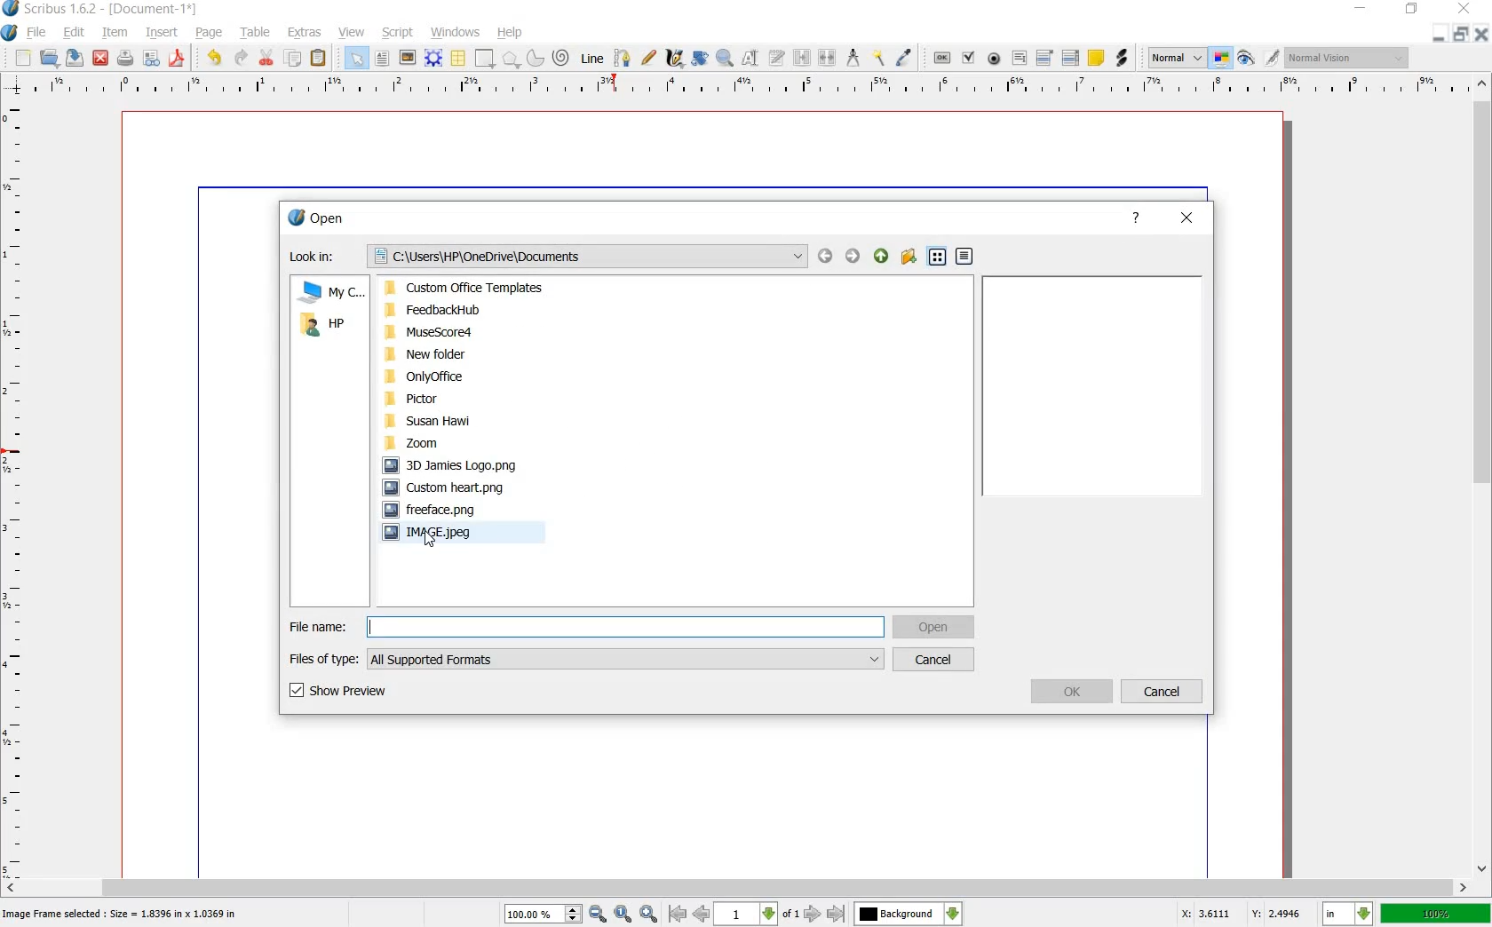  What do you see at coordinates (49, 59) in the screenshot?
I see `open` at bounding box center [49, 59].